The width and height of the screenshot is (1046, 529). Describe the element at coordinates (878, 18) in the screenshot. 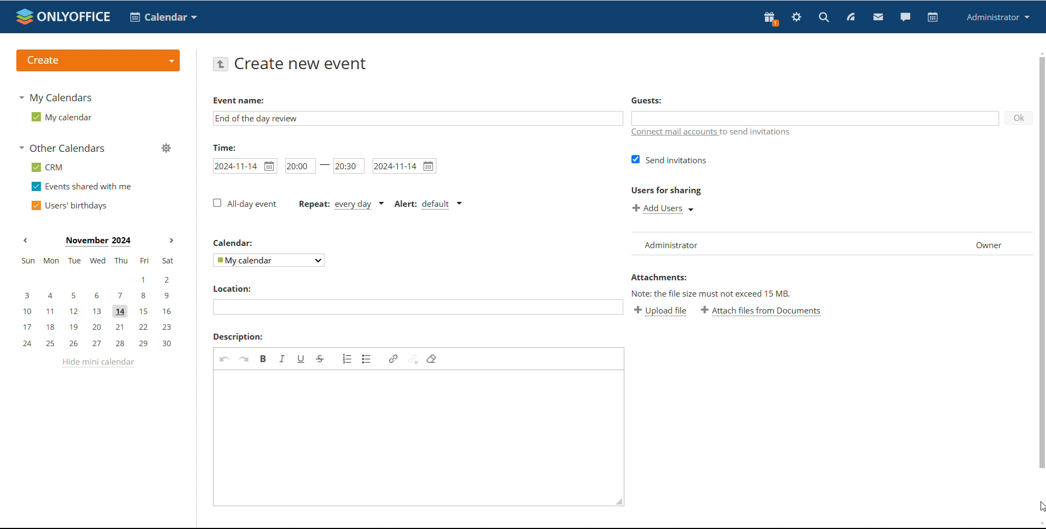

I see `mail` at that location.